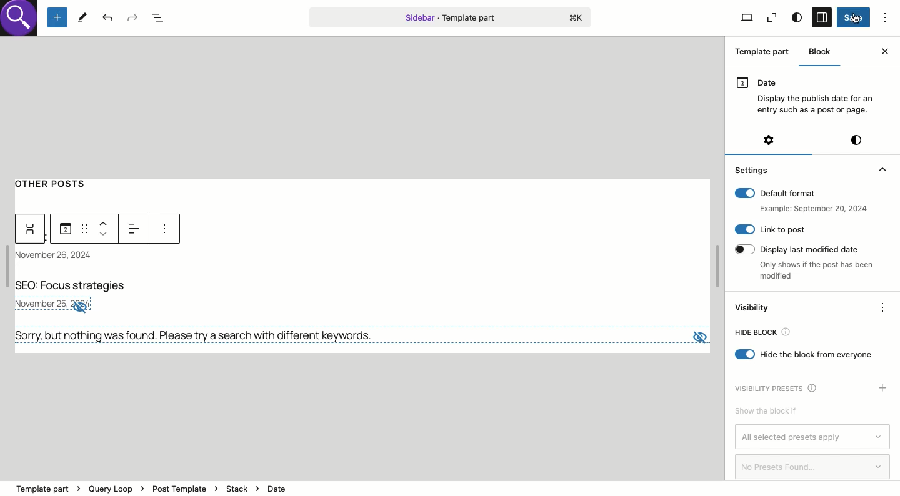 This screenshot has width=900, height=496. Describe the element at coordinates (754, 309) in the screenshot. I see `Visibility ` at that location.